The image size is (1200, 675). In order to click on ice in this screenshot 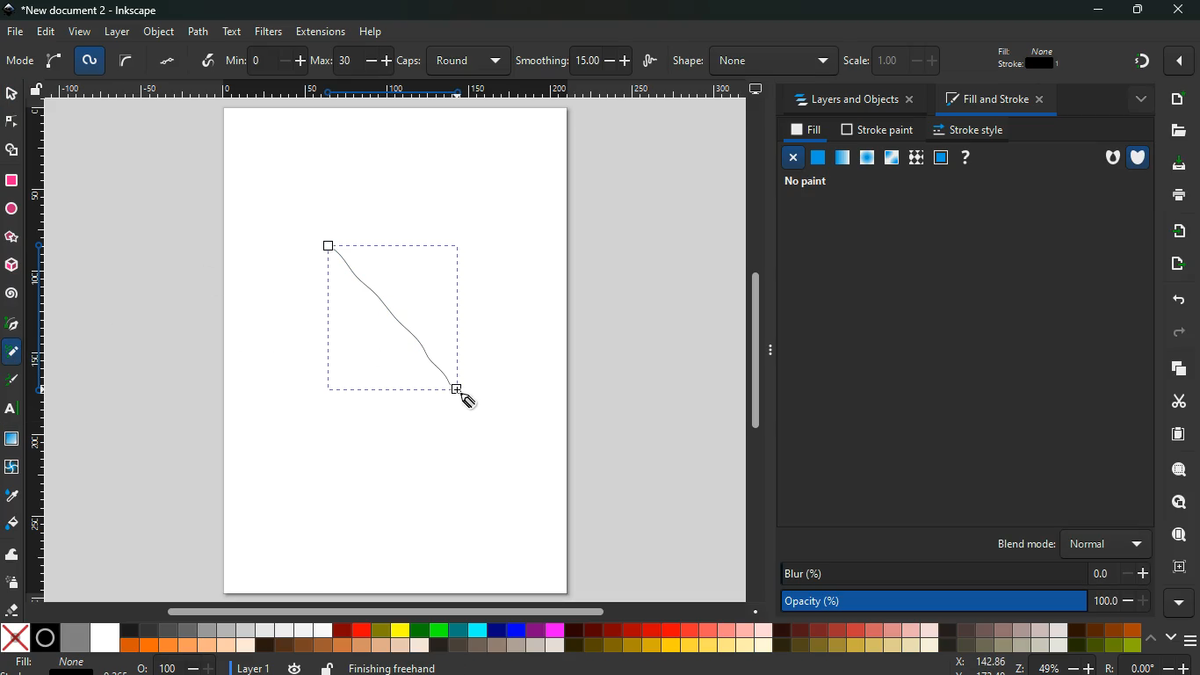, I will do `click(867, 156)`.